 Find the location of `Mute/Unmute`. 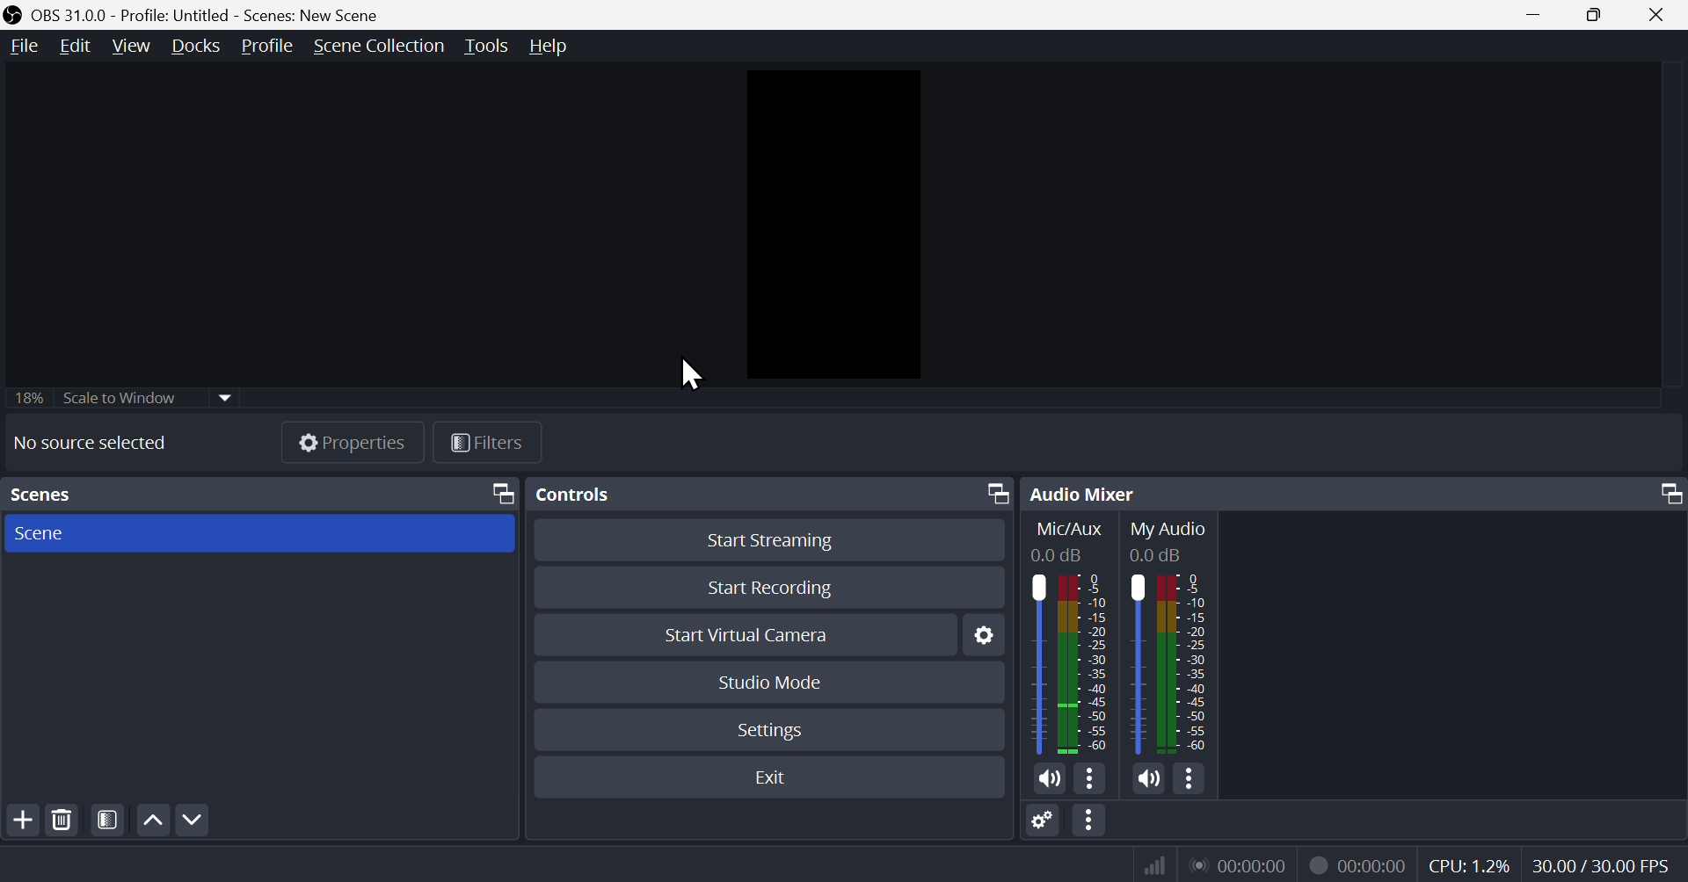

Mute/Unmute is located at coordinates (1047, 777).